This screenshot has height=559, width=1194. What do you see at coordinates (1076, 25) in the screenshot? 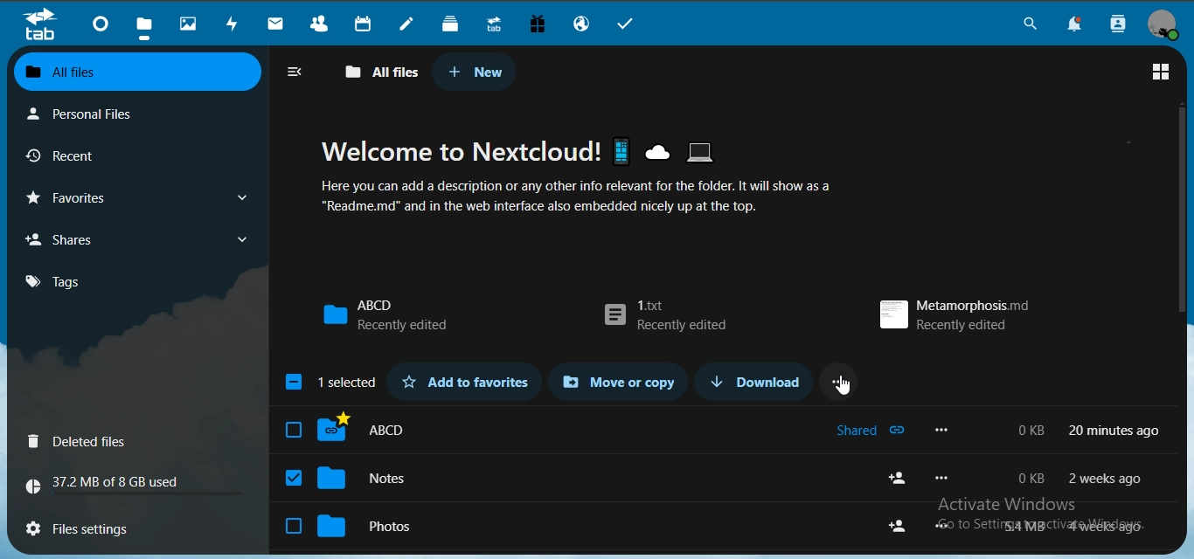
I see `notifications` at bounding box center [1076, 25].